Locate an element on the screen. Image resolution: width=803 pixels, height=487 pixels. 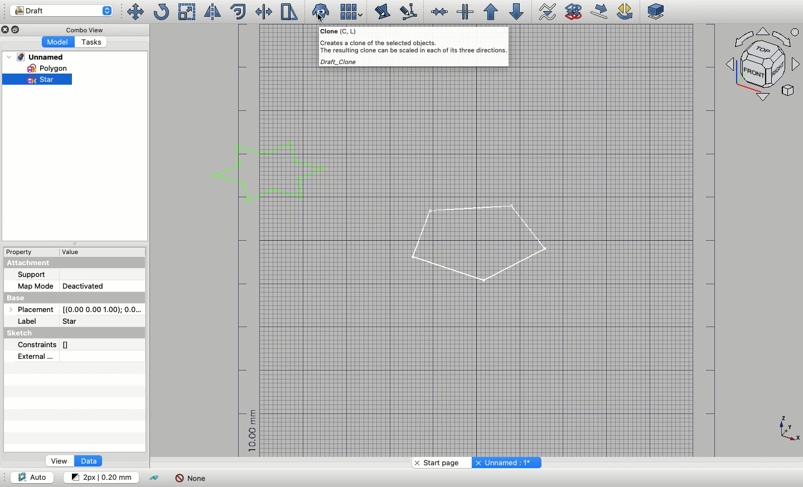
Navigation styles is located at coordinates (764, 66).